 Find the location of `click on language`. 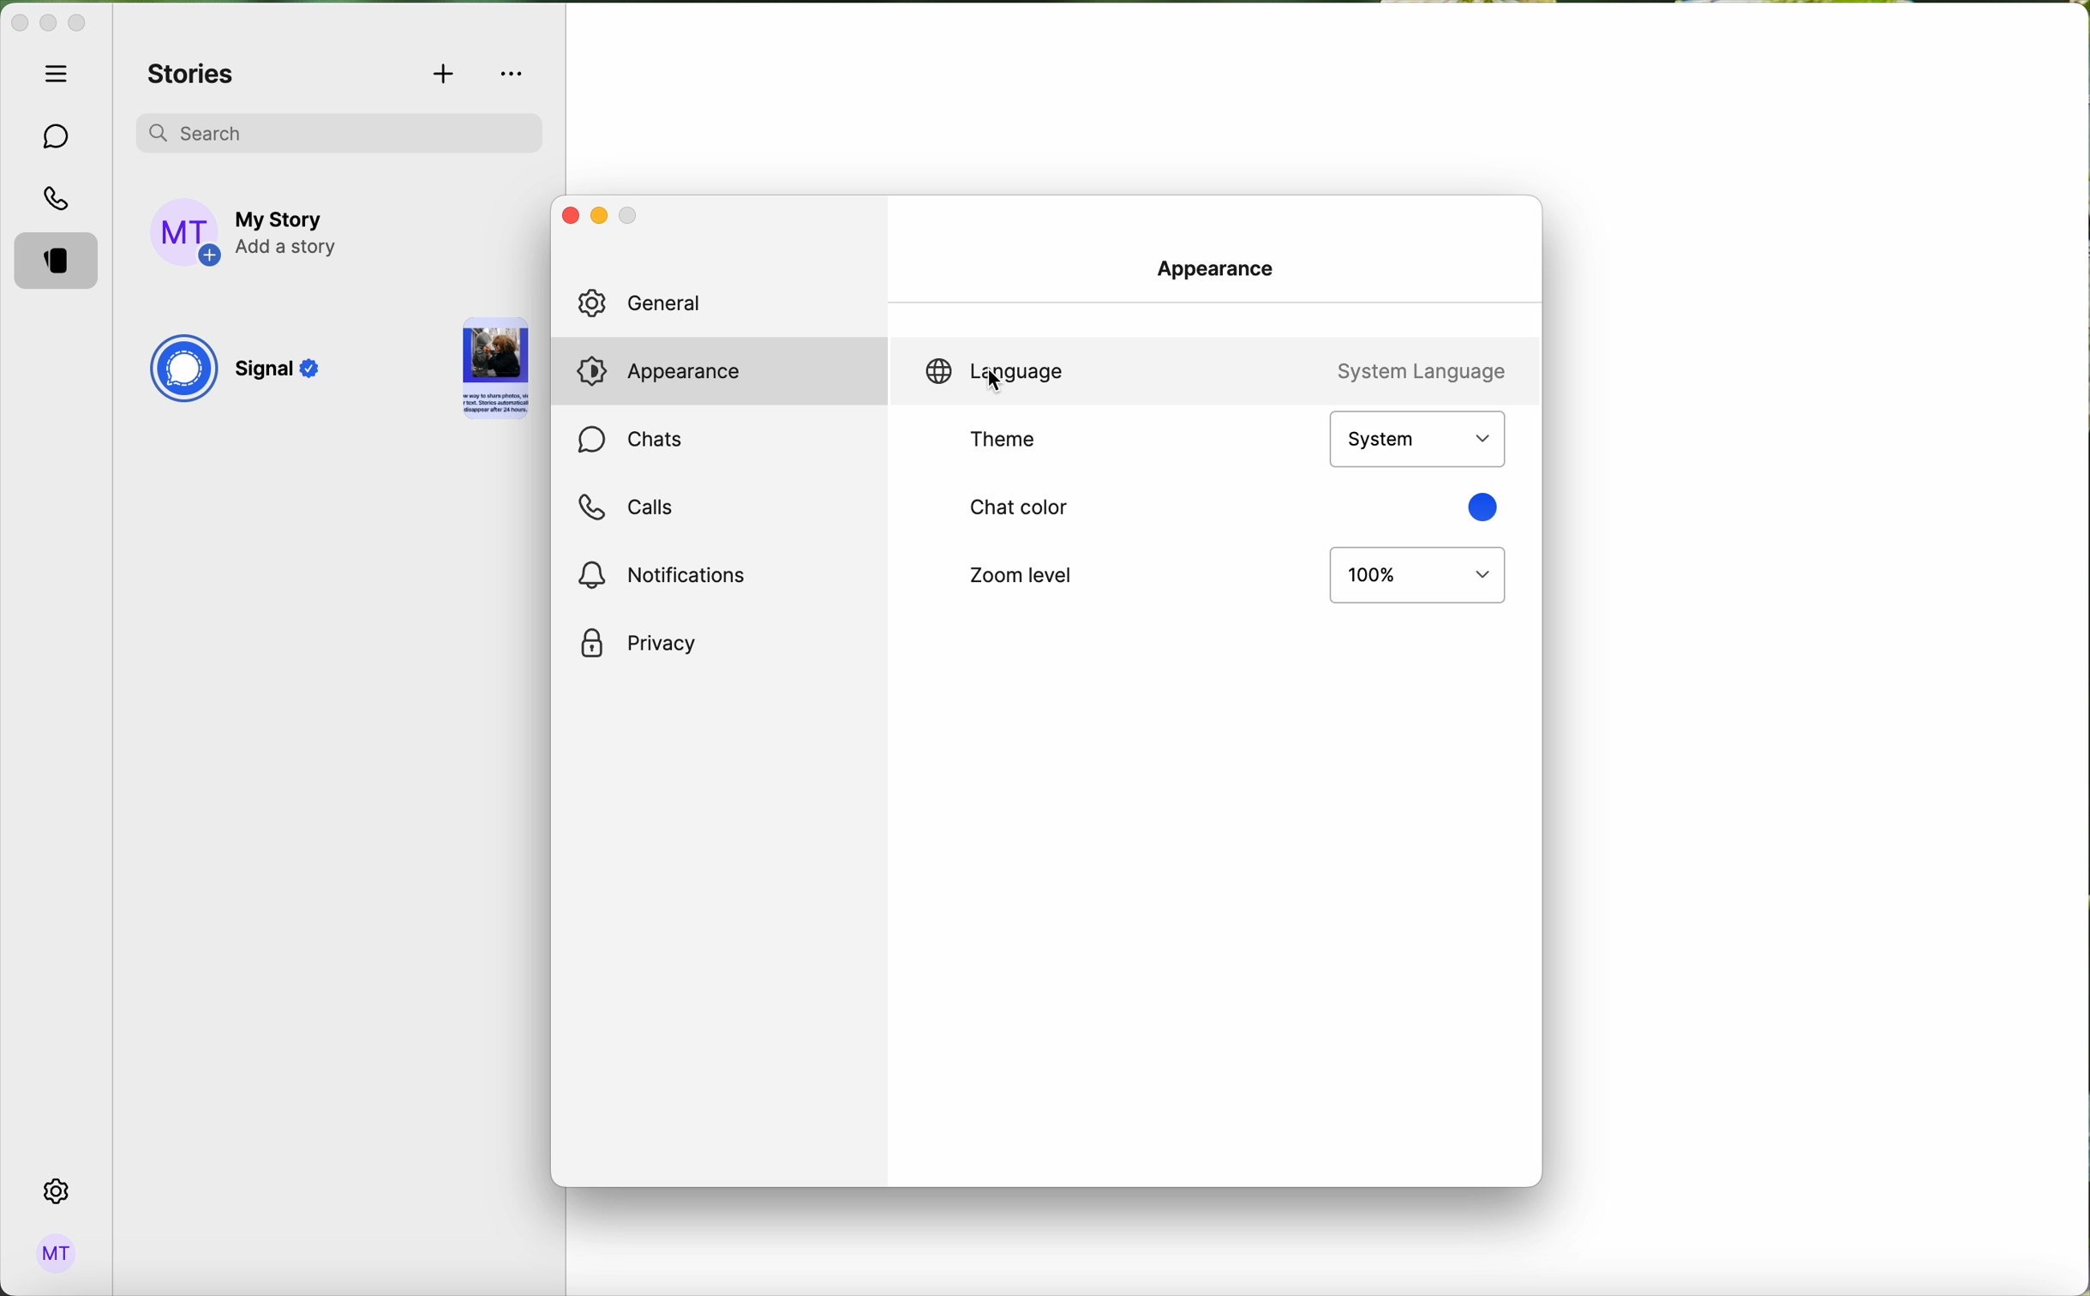

click on language is located at coordinates (990, 372).